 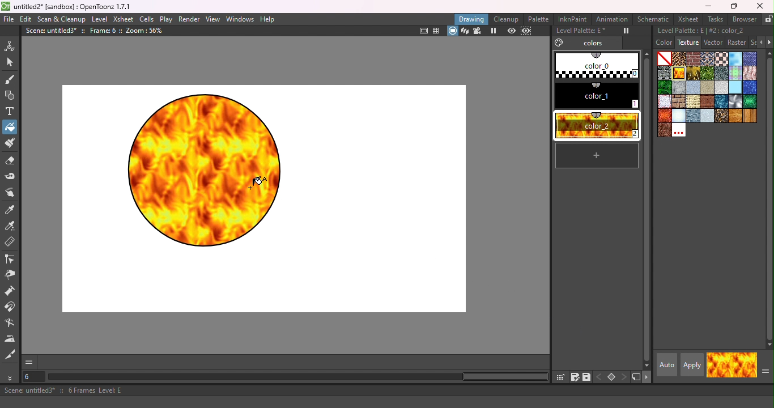 I want to click on wornleather.bmp, so click(x=665, y=131).